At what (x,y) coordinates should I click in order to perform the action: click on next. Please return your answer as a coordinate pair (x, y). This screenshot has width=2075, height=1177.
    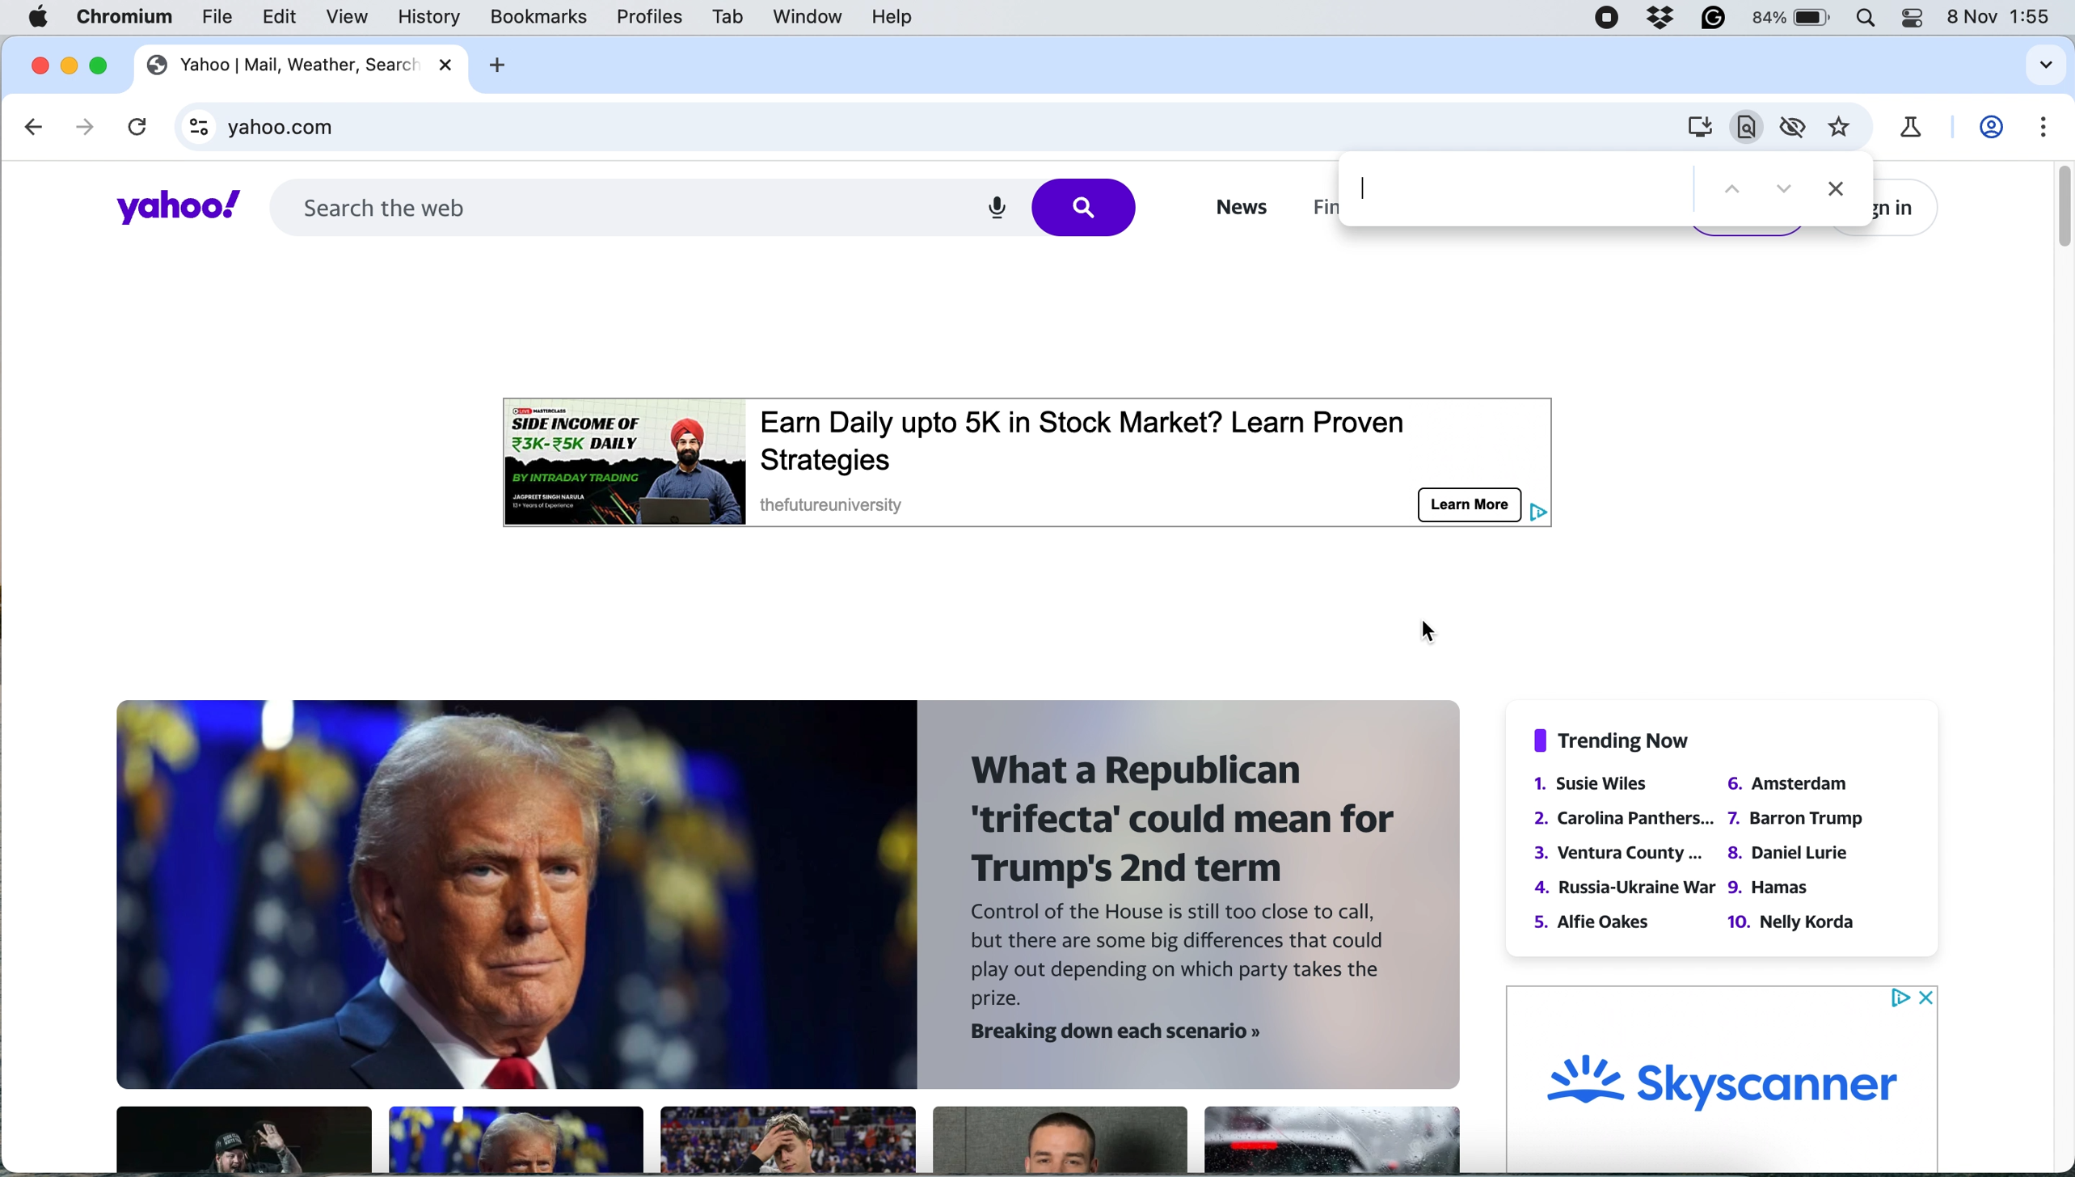
    Looking at the image, I should click on (1778, 192).